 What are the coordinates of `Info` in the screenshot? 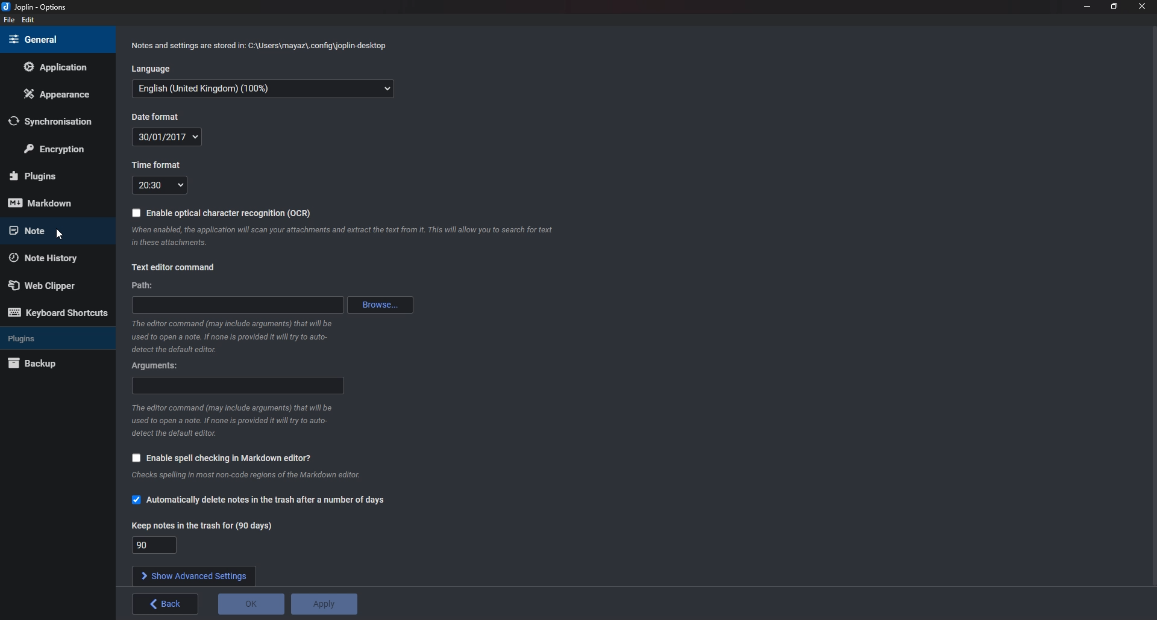 It's located at (343, 236).